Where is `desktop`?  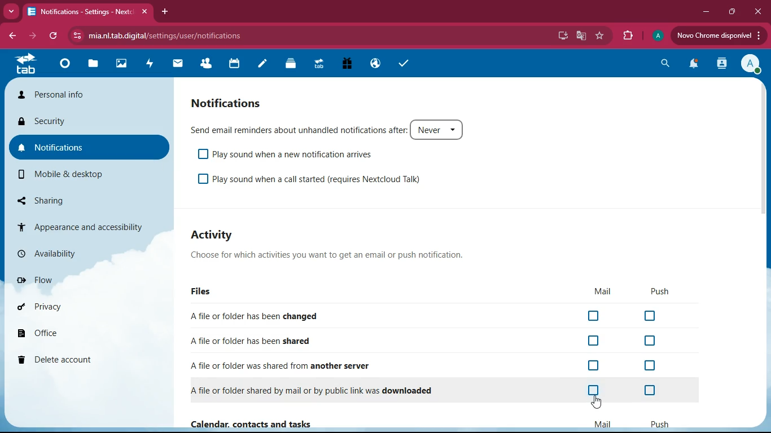
desktop is located at coordinates (562, 35).